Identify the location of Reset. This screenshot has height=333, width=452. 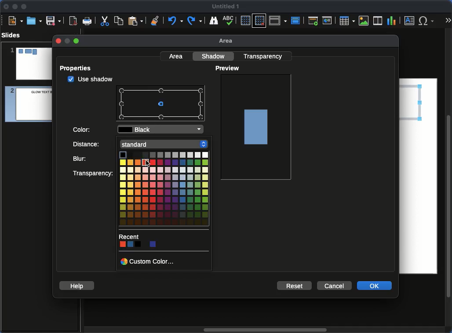
(295, 285).